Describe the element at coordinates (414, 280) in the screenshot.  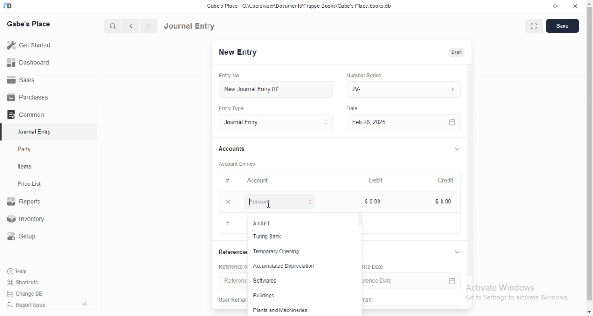
I see `Reference Date ` at that location.